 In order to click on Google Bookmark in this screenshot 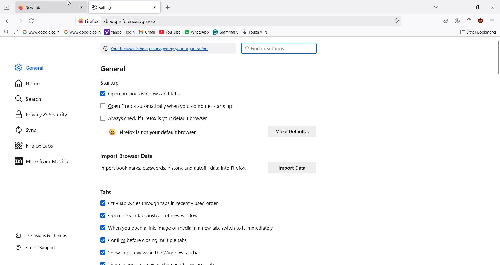, I will do `click(83, 32)`.